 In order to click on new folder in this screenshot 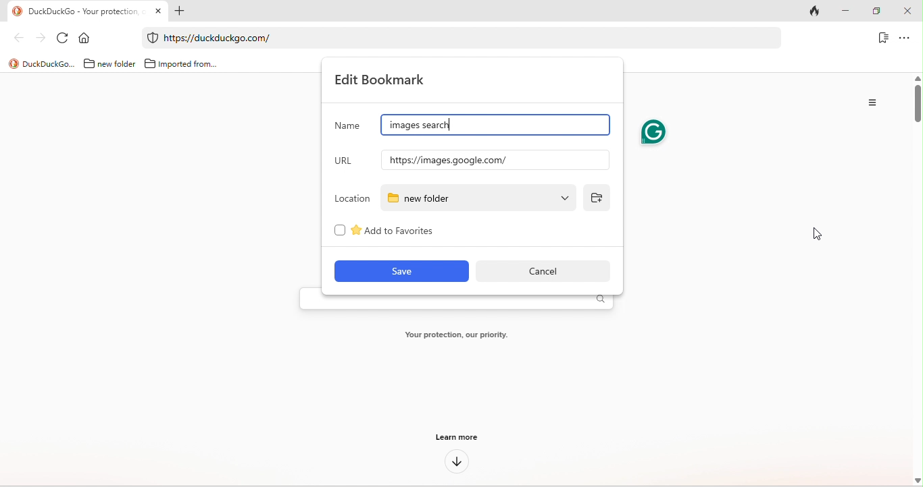, I will do `click(475, 196)`.